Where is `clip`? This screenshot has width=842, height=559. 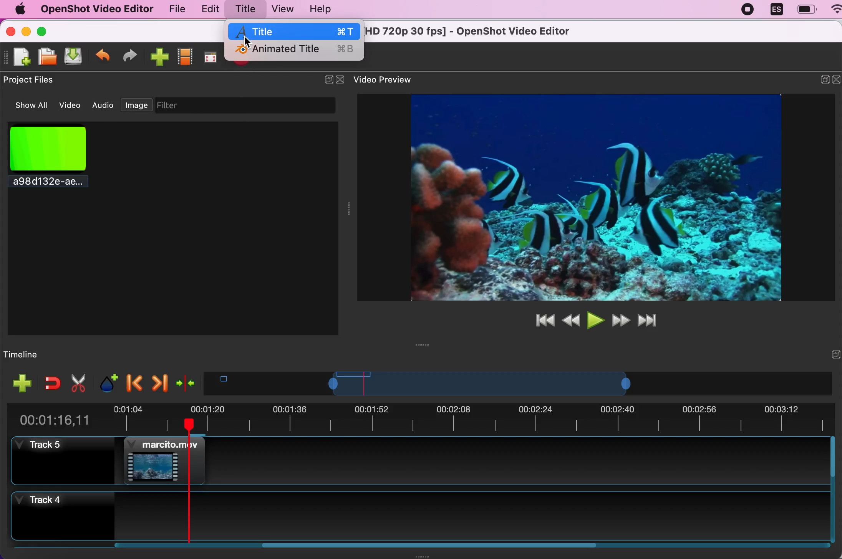 clip is located at coordinates (166, 459).